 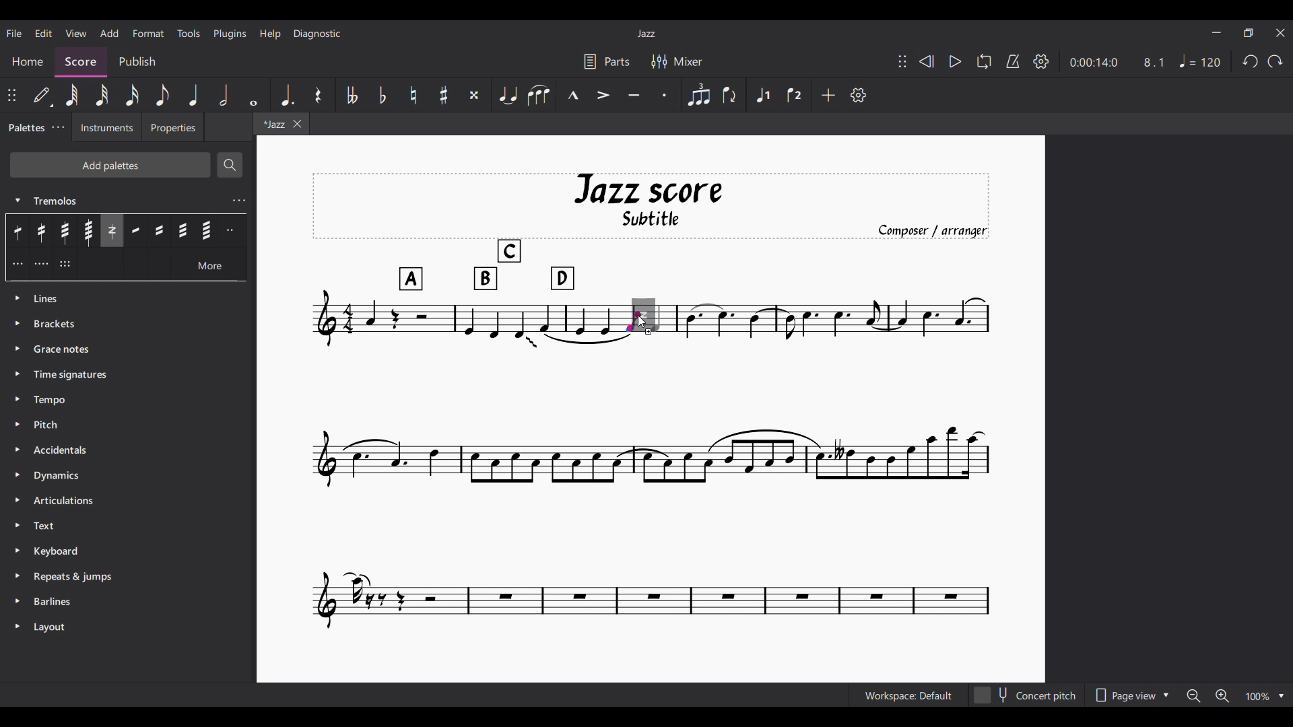 What do you see at coordinates (110, 33) in the screenshot?
I see `Add` at bounding box center [110, 33].